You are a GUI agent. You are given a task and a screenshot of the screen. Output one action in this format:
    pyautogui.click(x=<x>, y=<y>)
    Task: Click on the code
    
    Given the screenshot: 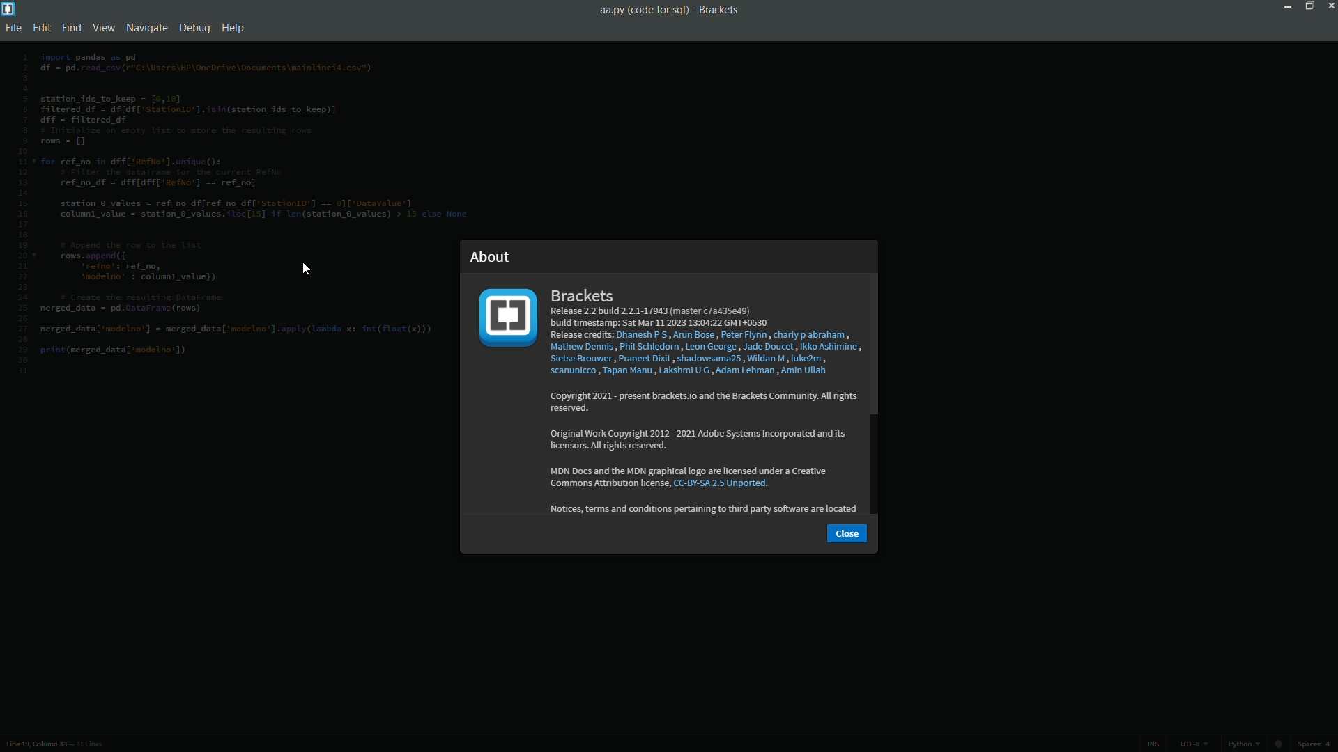 What is the action you would take?
    pyautogui.click(x=238, y=205)
    